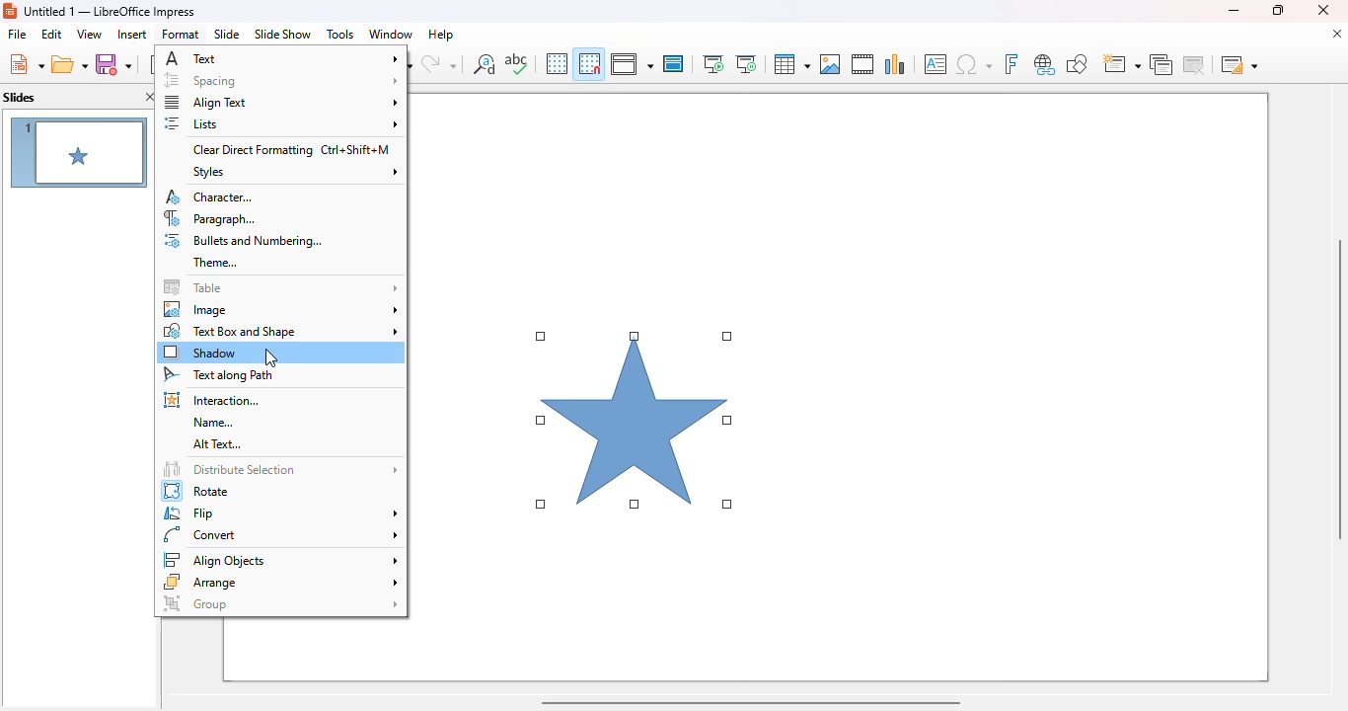 The height and width of the screenshot is (711, 1348). What do you see at coordinates (862, 63) in the screenshot?
I see `insert audio or video` at bounding box center [862, 63].